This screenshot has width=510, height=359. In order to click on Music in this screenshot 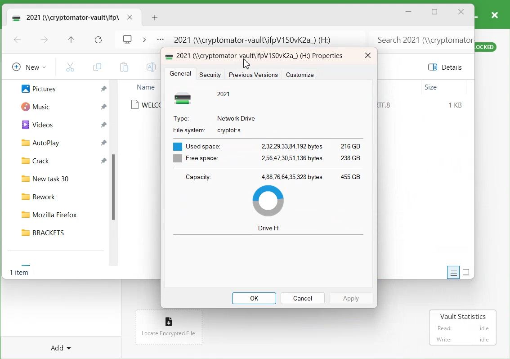, I will do `click(32, 106)`.